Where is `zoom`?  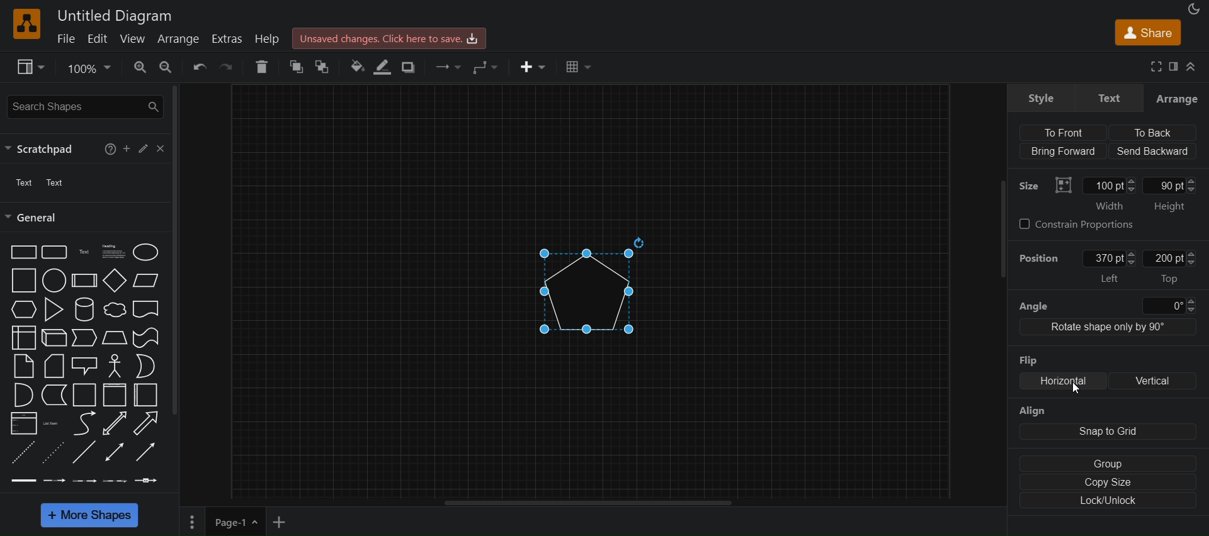
zoom is located at coordinates (140, 68).